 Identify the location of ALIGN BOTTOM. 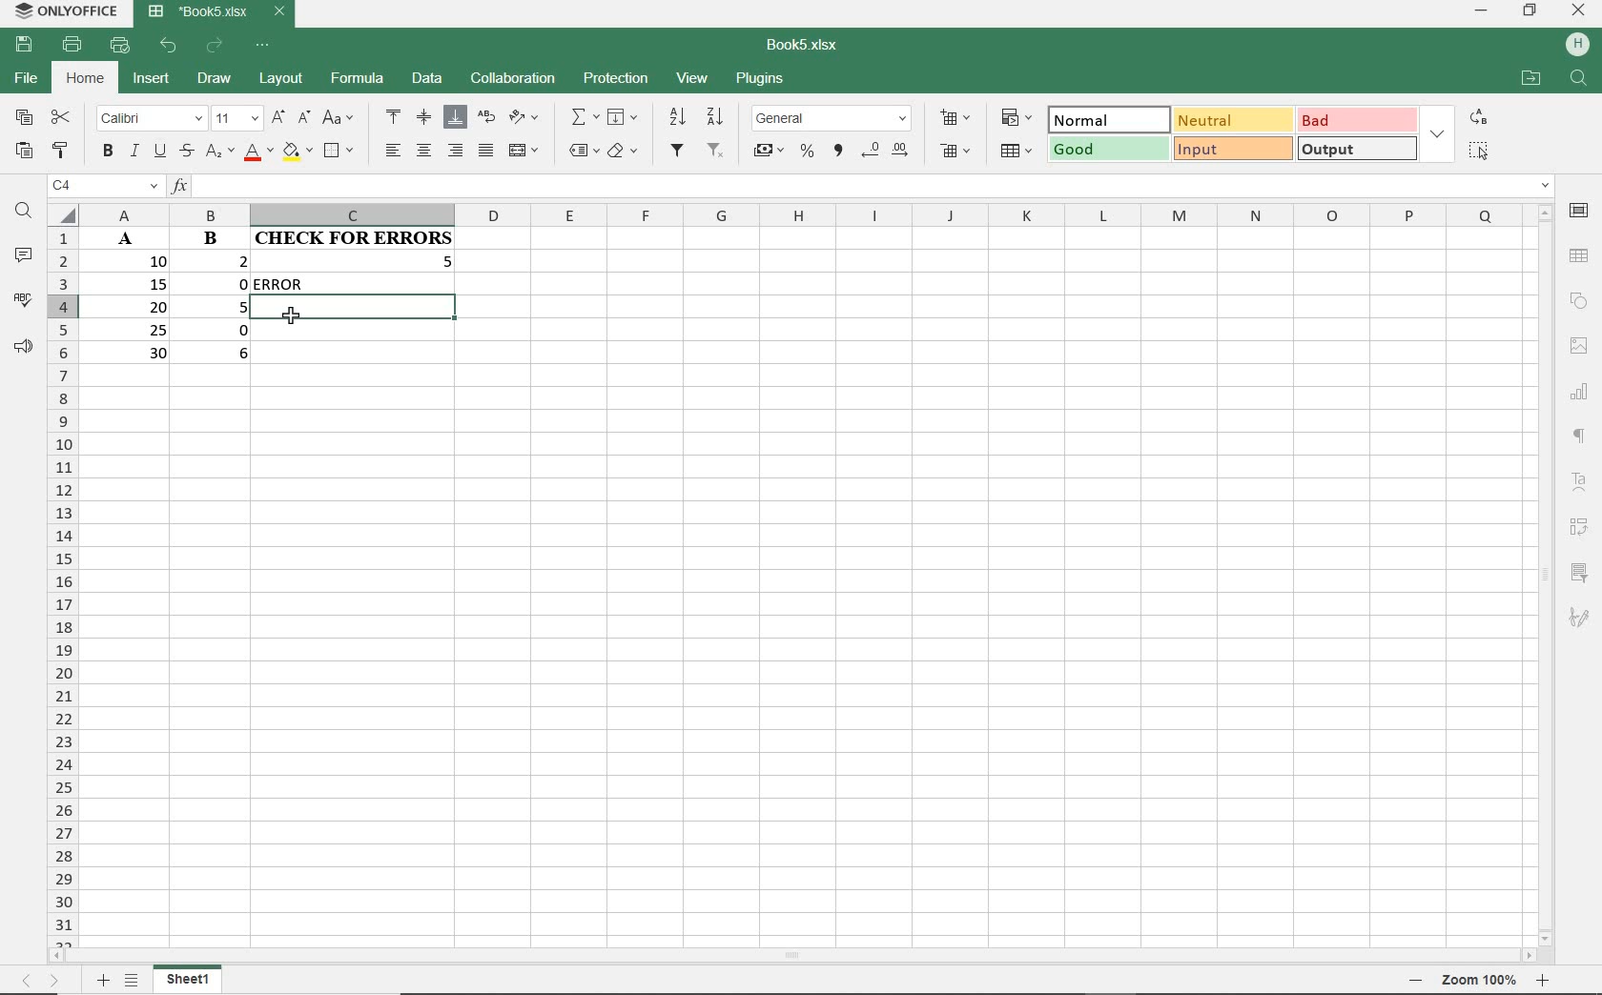
(455, 118).